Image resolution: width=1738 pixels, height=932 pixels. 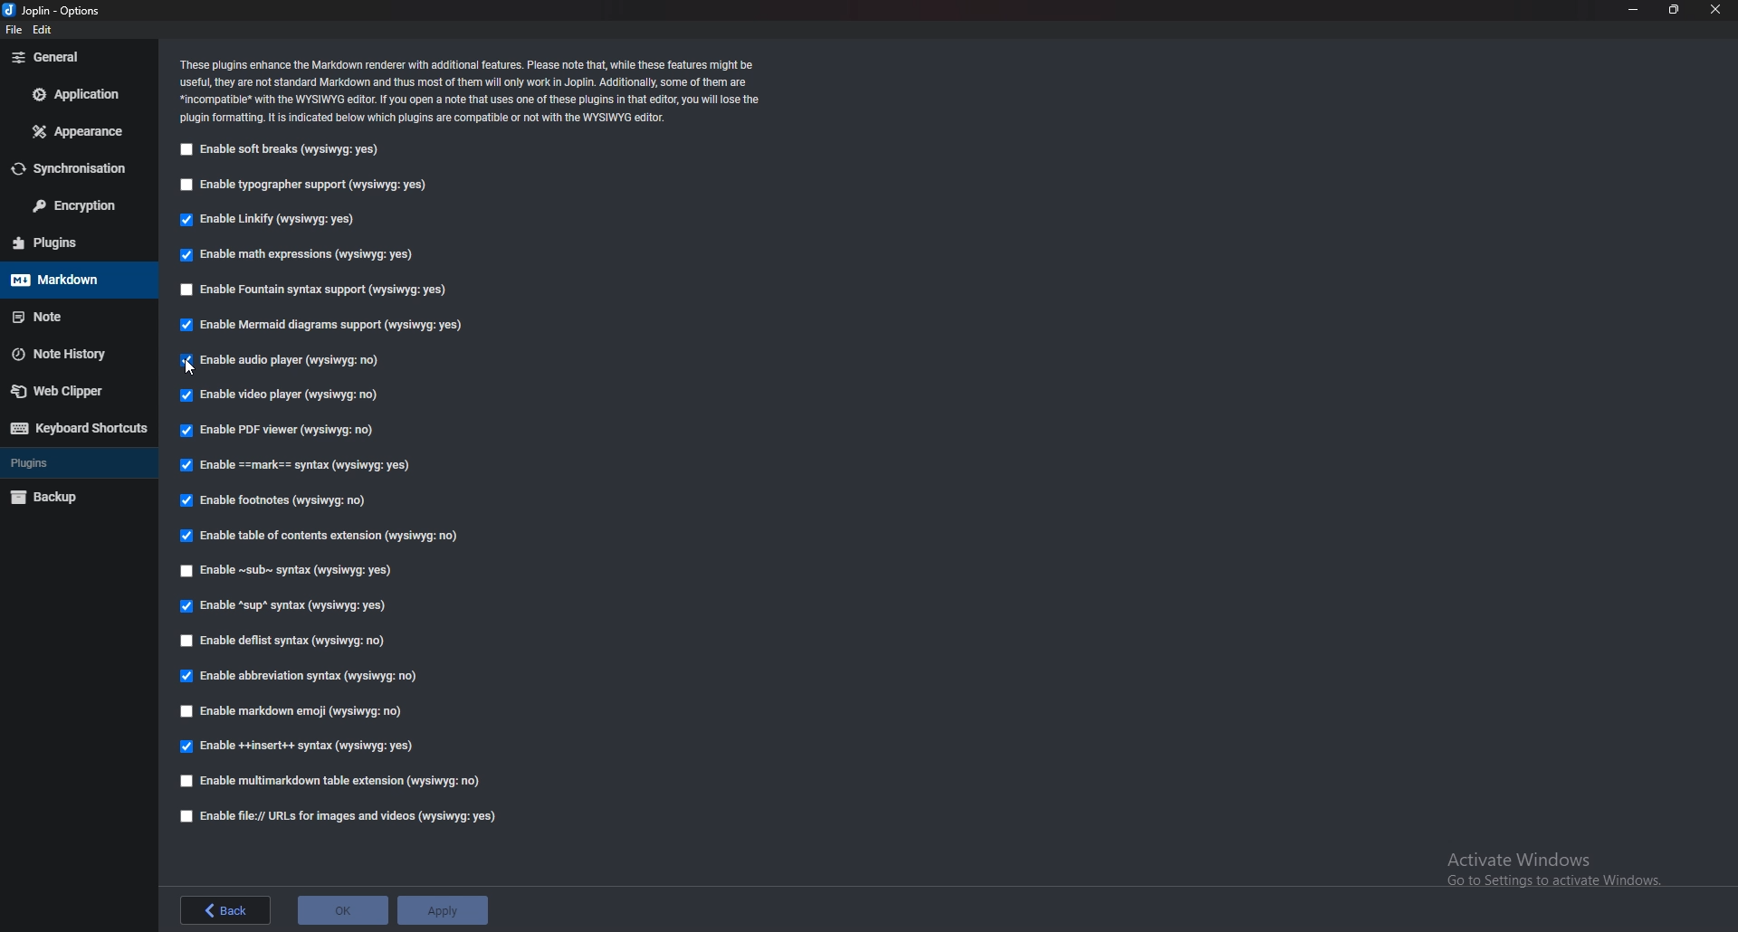 What do you see at coordinates (275, 362) in the screenshot?
I see `Enable audio player` at bounding box center [275, 362].